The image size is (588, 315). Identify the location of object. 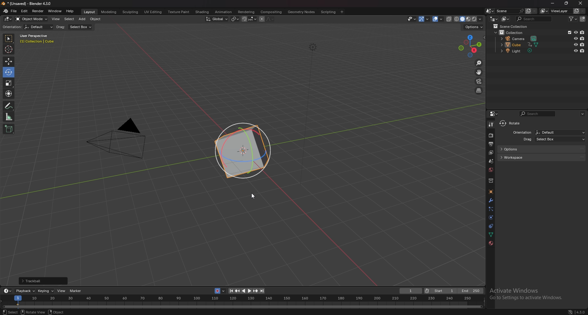
(96, 19).